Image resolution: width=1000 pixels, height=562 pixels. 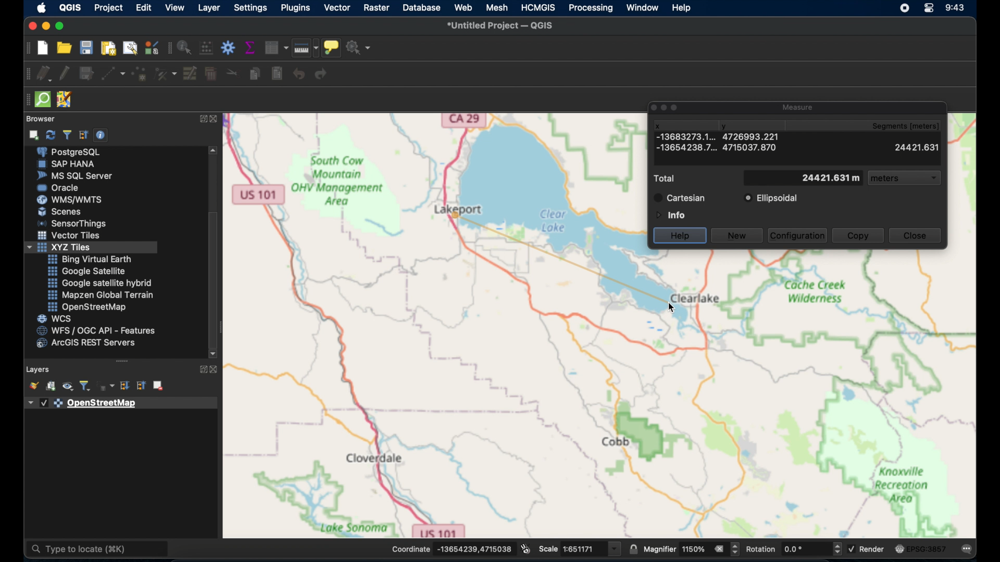 What do you see at coordinates (87, 308) in the screenshot?
I see `openstreetmap` at bounding box center [87, 308].